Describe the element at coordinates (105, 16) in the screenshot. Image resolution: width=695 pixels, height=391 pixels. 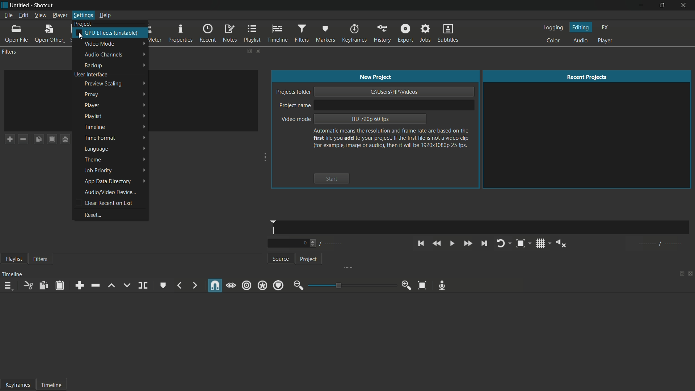
I see `help menu` at that location.